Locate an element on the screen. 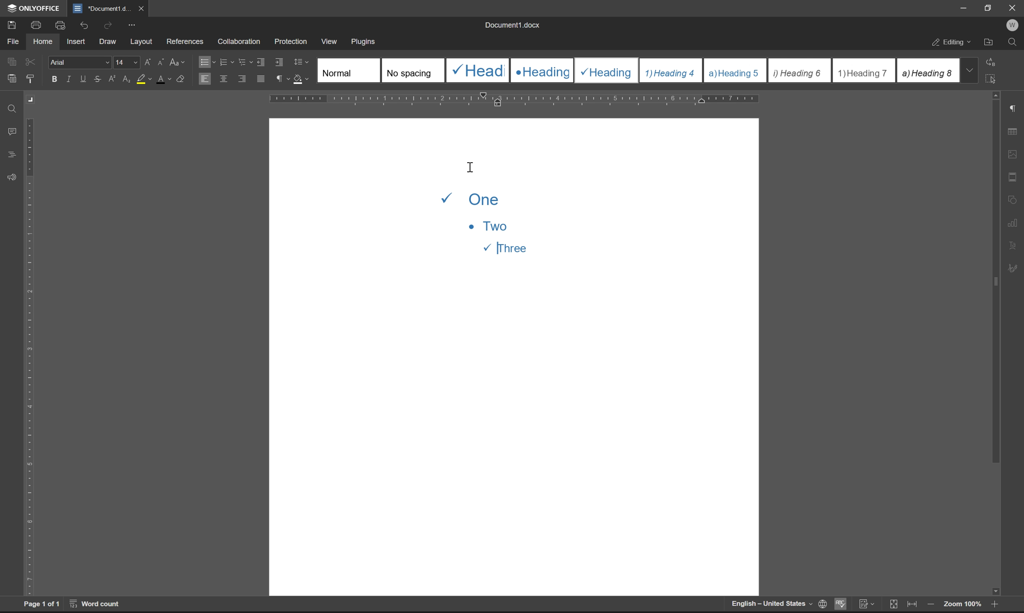  find is located at coordinates (13, 109).